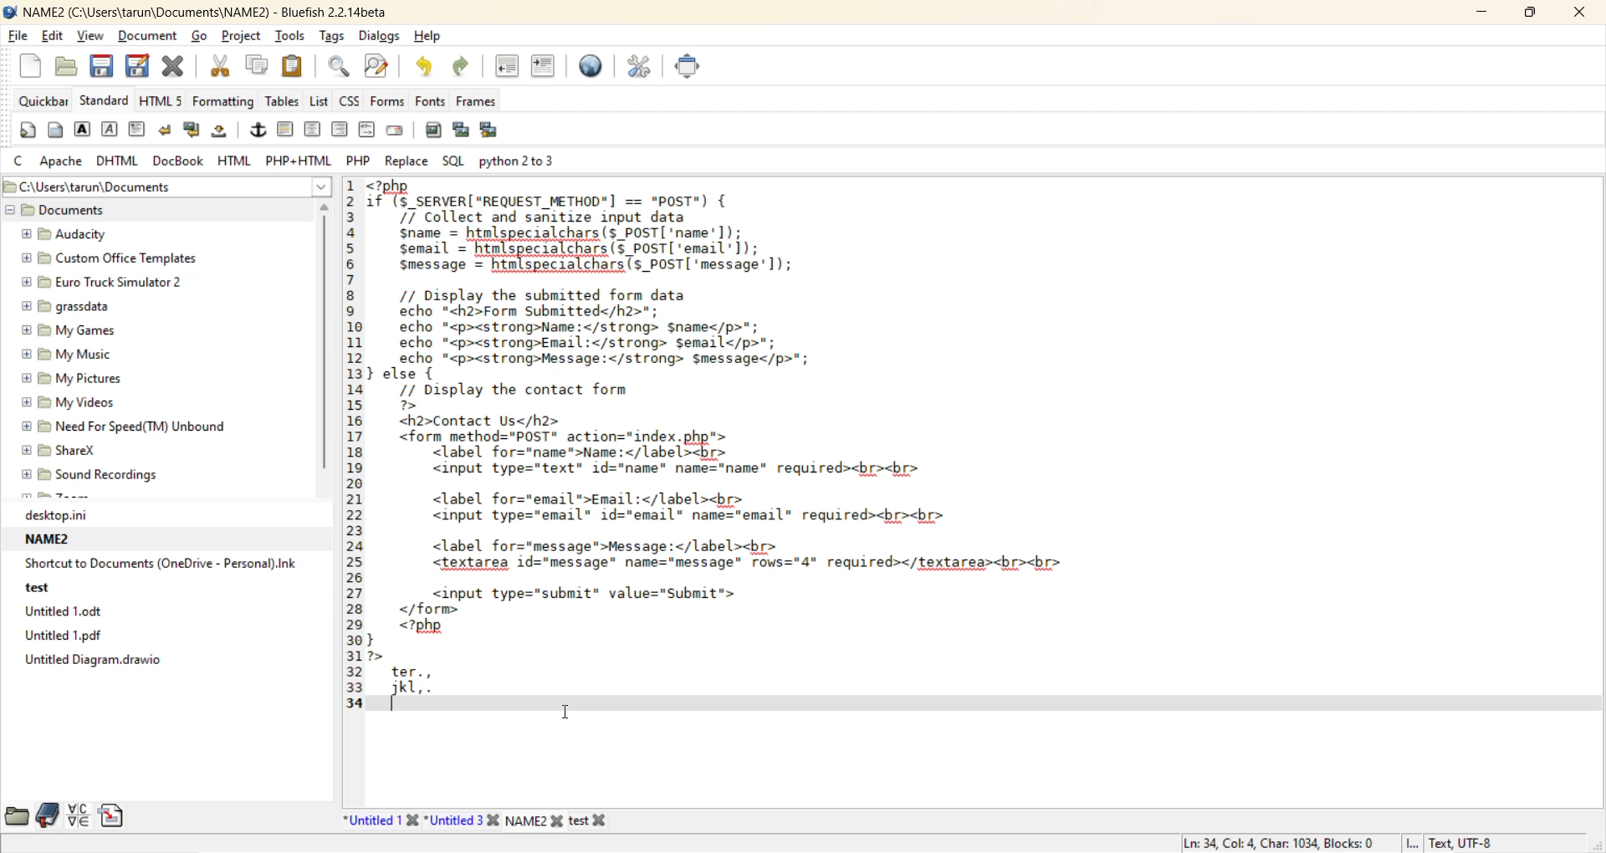 The image size is (1606, 853). Describe the element at coordinates (64, 451) in the screenshot. I see `ShareX.` at that location.